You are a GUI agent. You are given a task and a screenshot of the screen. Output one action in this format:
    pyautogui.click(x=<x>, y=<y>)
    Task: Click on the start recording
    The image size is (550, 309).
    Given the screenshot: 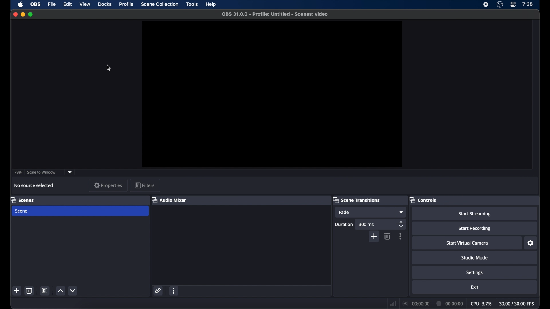 What is the action you would take?
    pyautogui.click(x=474, y=228)
    